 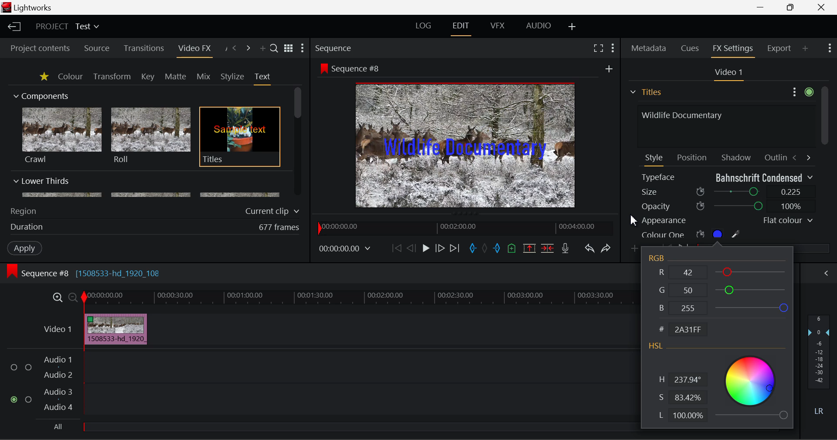 I want to click on Add keyframe, so click(x=636, y=249).